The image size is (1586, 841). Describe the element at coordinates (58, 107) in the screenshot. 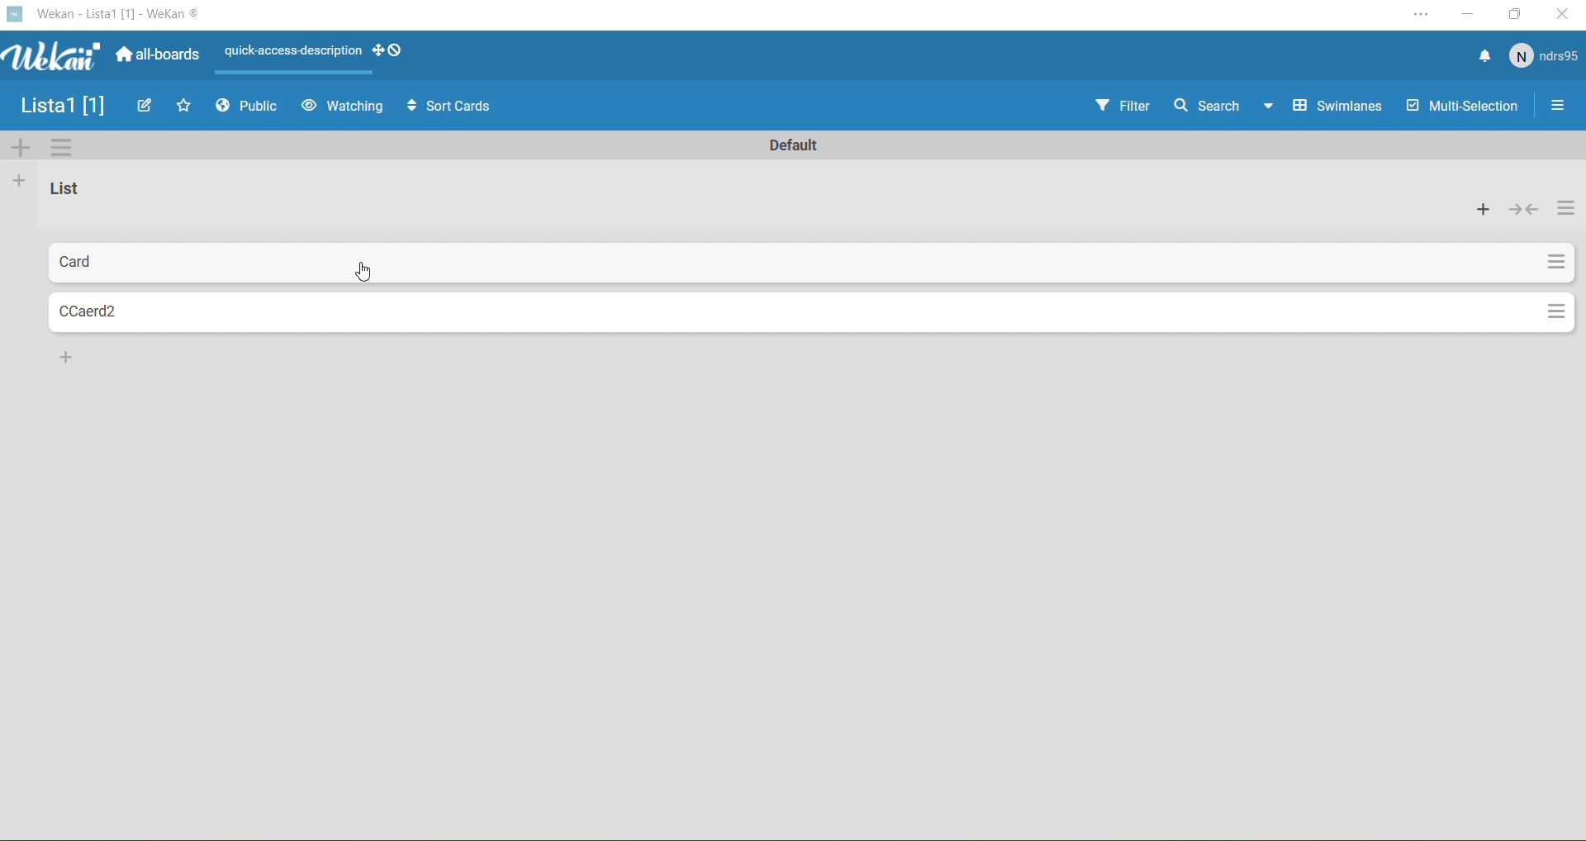

I see `Name` at that location.